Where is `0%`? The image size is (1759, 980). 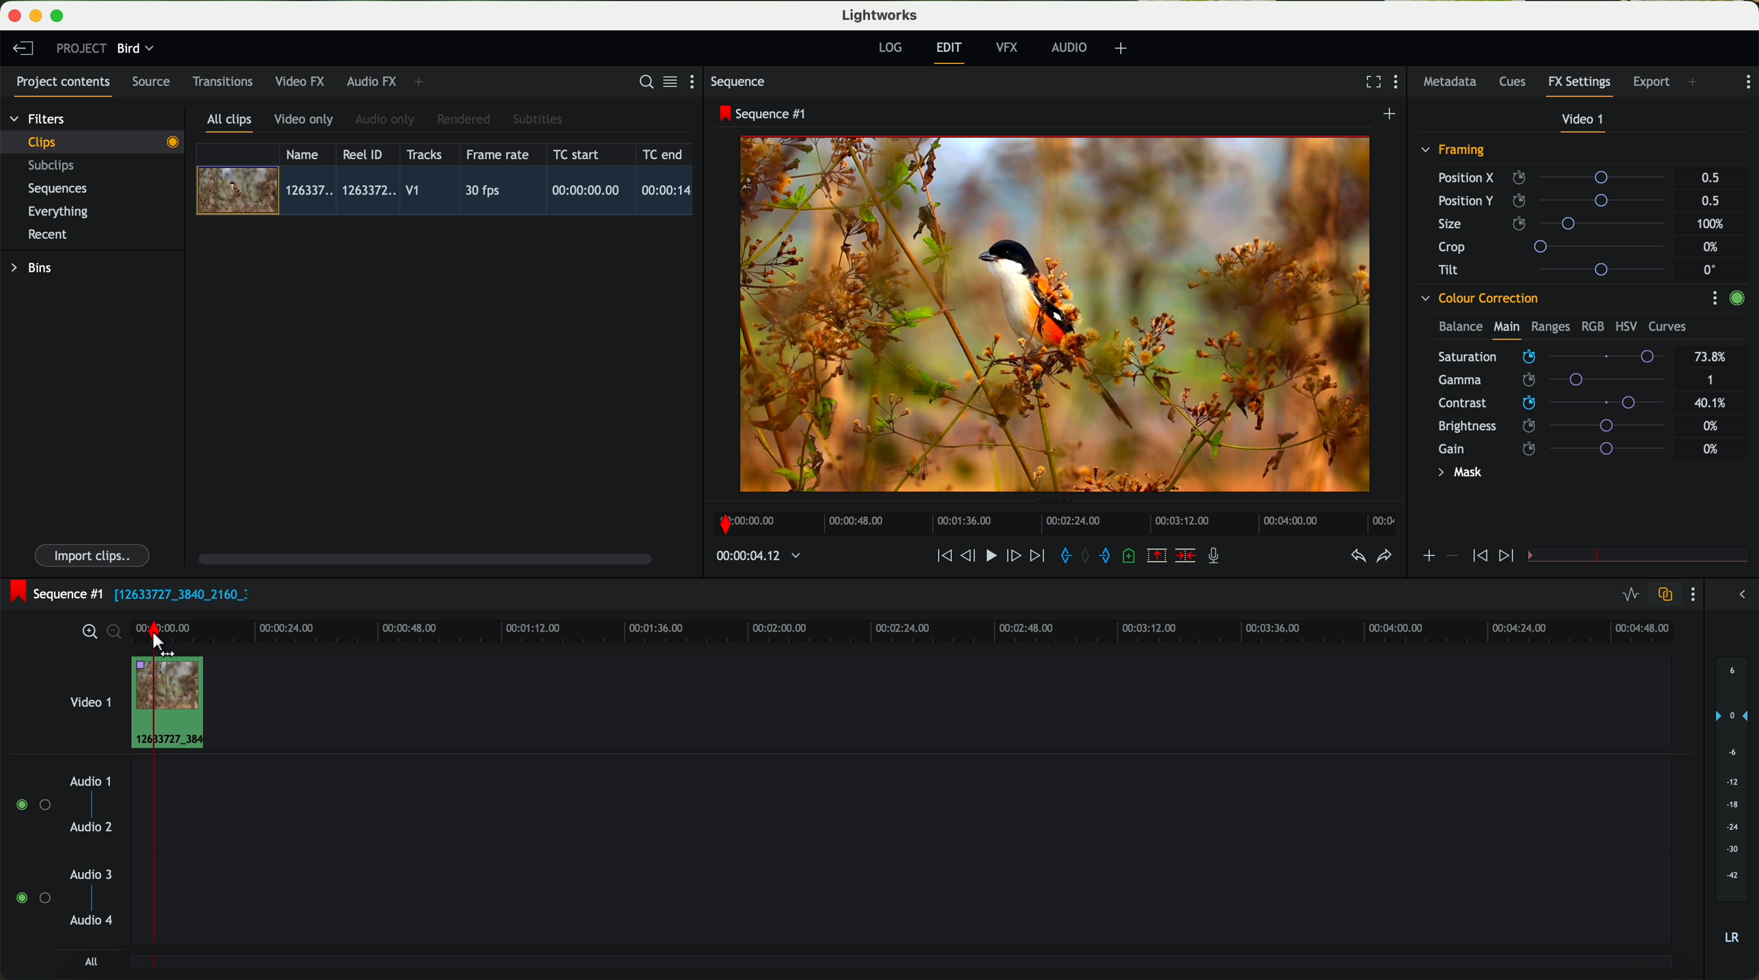
0% is located at coordinates (1711, 449).